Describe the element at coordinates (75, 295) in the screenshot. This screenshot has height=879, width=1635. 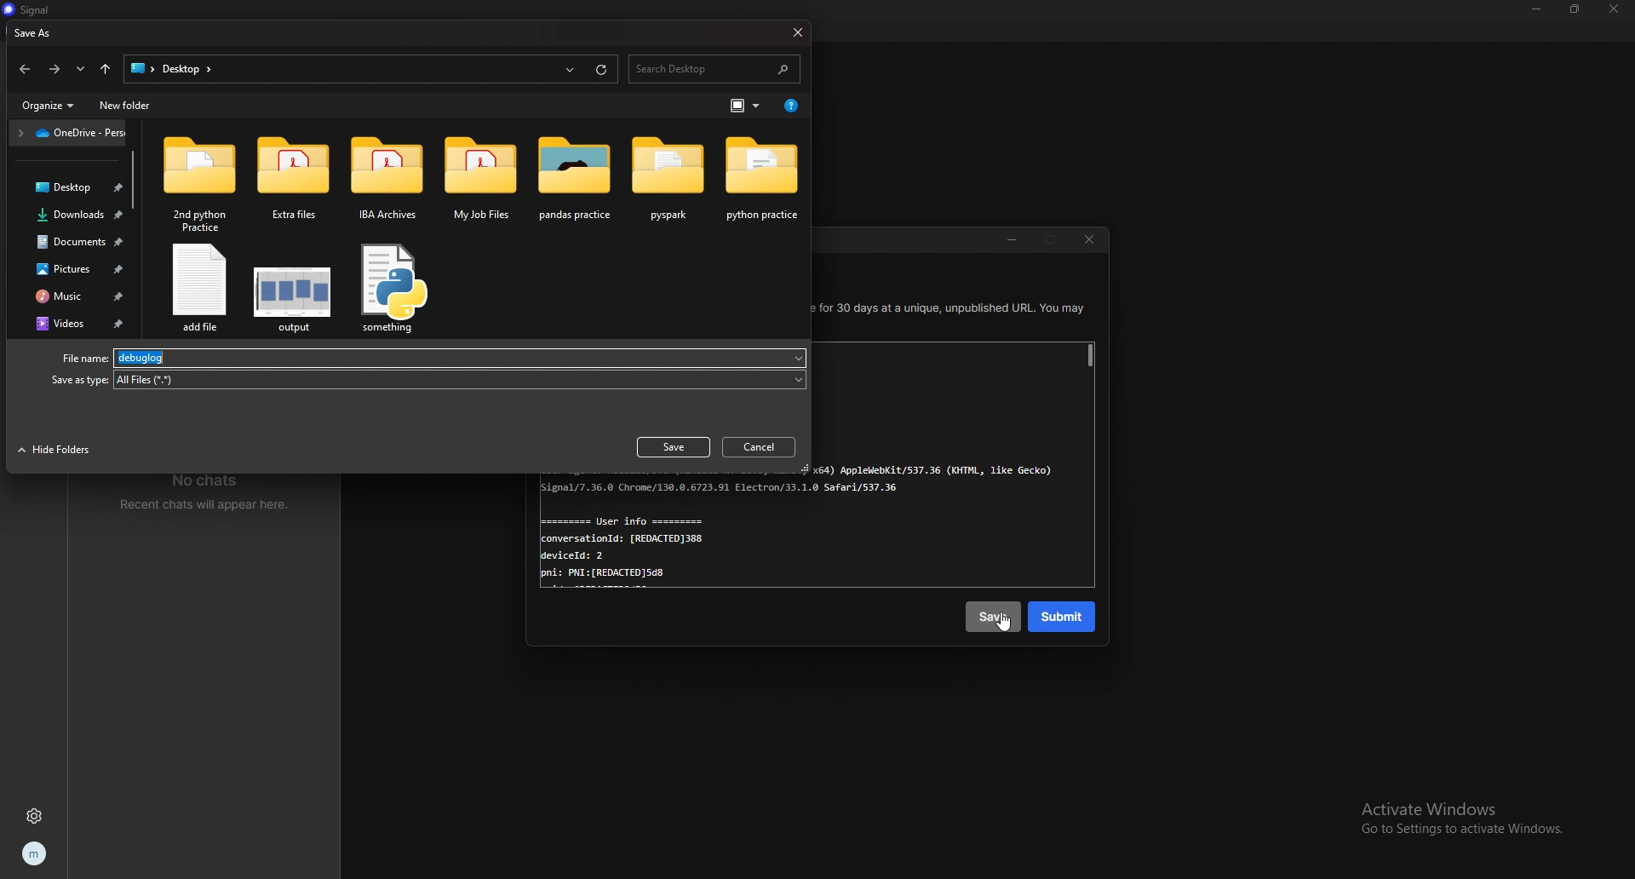
I see `music` at that location.